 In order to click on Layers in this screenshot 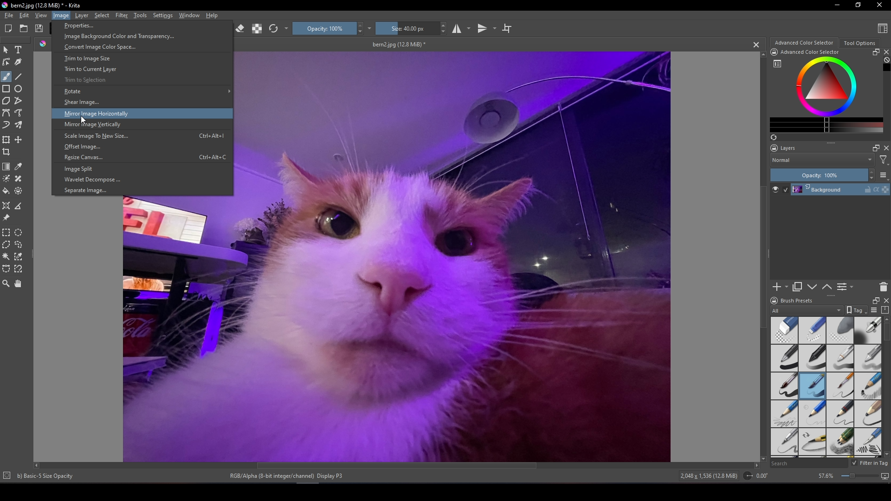, I will do `click(788, 148)`.